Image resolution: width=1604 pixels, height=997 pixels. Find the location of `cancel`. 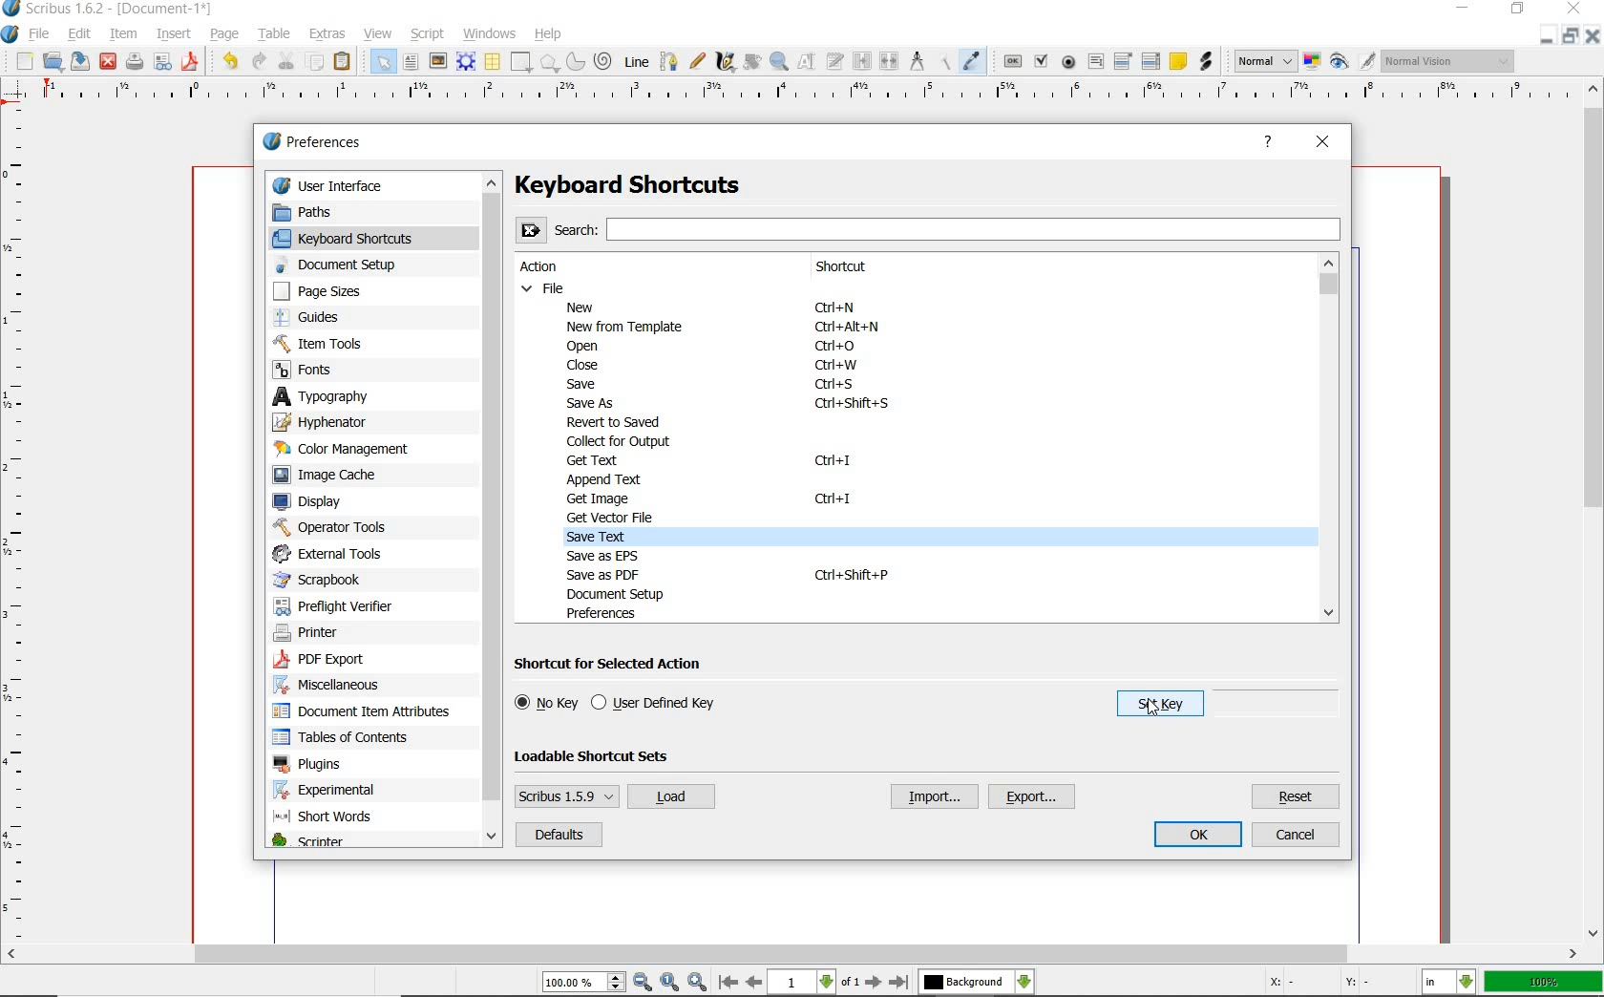

cancel is located at coordinates (1296, 836).